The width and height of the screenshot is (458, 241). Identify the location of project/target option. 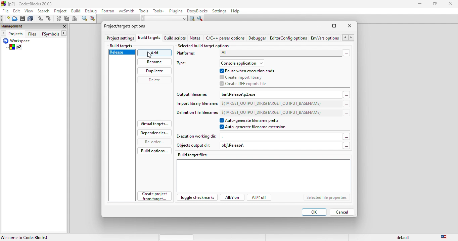
(127, 25).